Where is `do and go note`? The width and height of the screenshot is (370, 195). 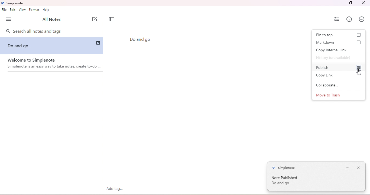
do and go note is located at coordinates (25, 45).